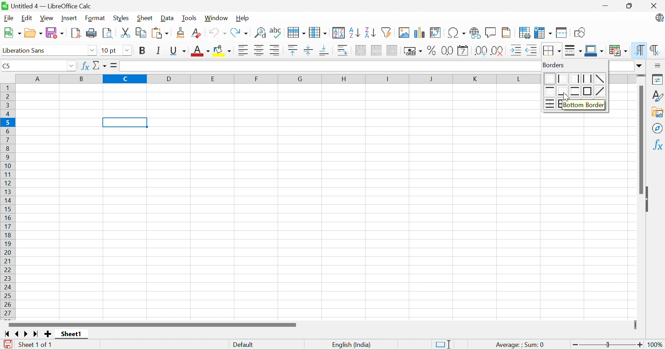 The height and width of the screenshot is (350, 665). I want to click on Insert or edit pivot table, so click(436, 33).